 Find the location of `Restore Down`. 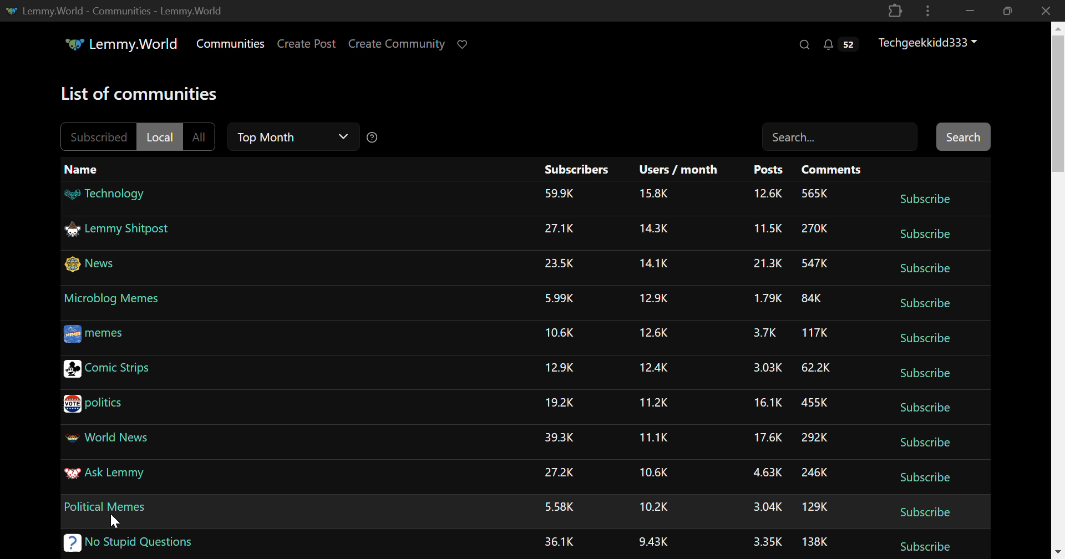

Restore Down is located at coordinates (968, 11).